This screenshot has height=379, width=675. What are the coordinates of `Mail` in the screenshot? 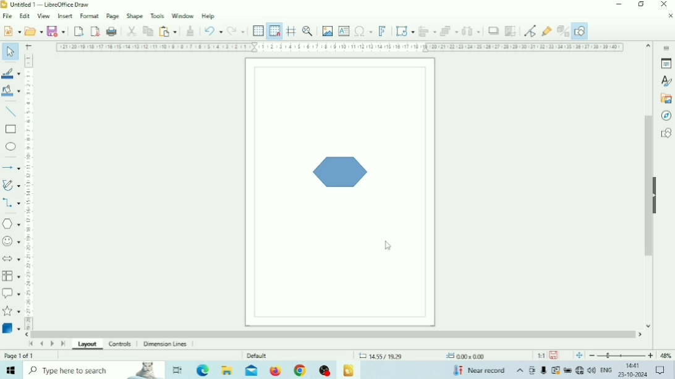 It's located at (252, 370).